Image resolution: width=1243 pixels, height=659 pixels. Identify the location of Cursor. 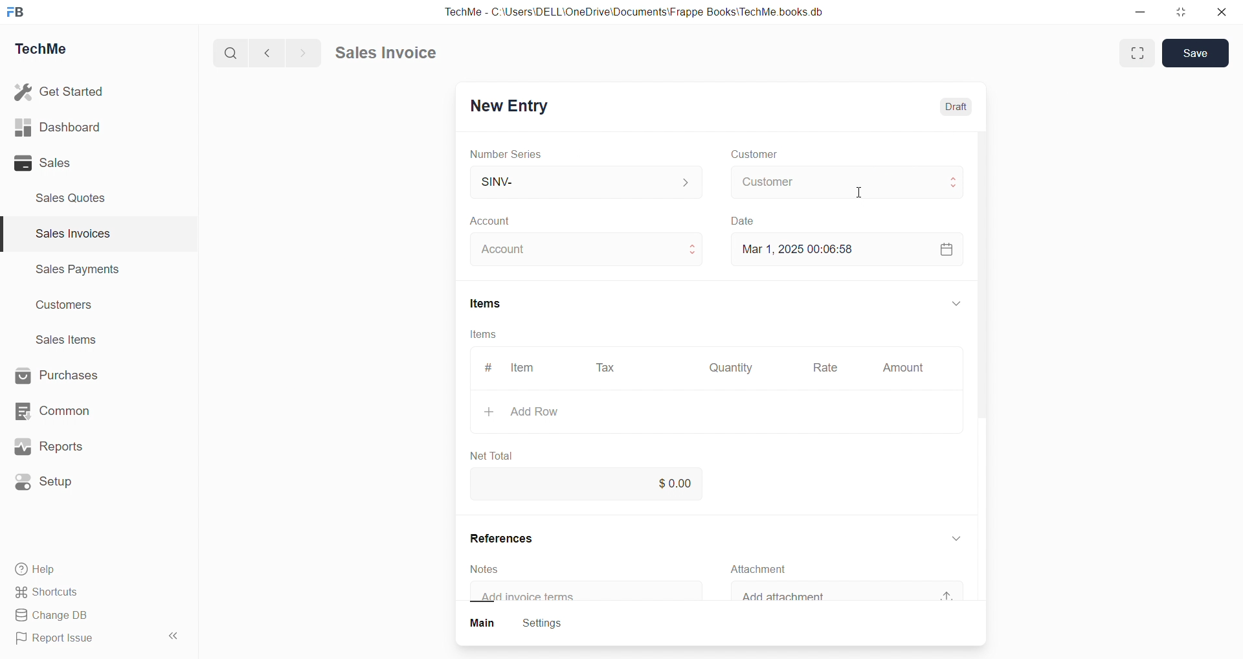
(864, 193).